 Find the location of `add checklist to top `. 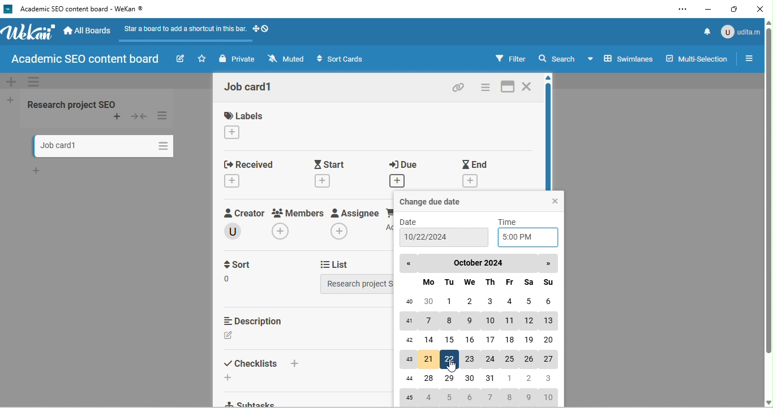

add checklist to top  is located at coordinates (299, 363).